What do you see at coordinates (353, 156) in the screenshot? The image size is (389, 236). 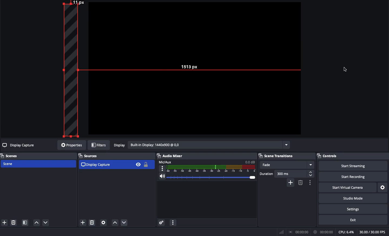 I see `Controls` at bounding box center [353, 156].